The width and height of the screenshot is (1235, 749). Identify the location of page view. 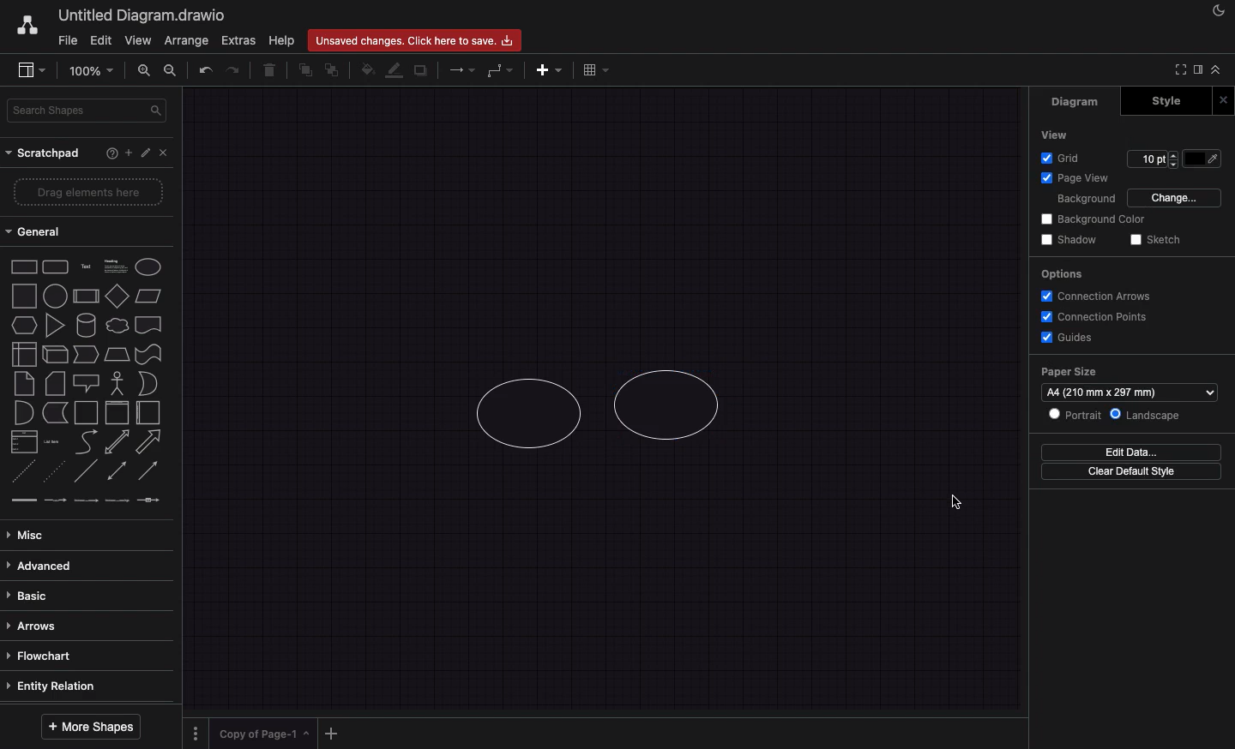
(1081, 178).